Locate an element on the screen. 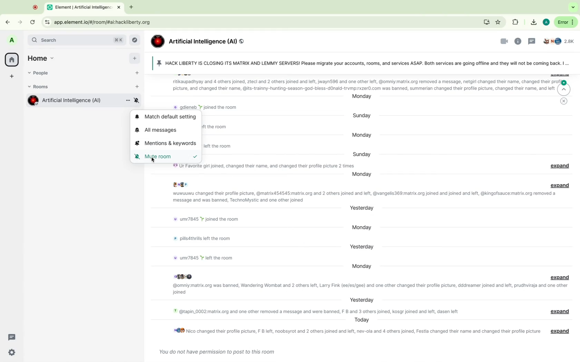  more is located at coordinates (126, 101).